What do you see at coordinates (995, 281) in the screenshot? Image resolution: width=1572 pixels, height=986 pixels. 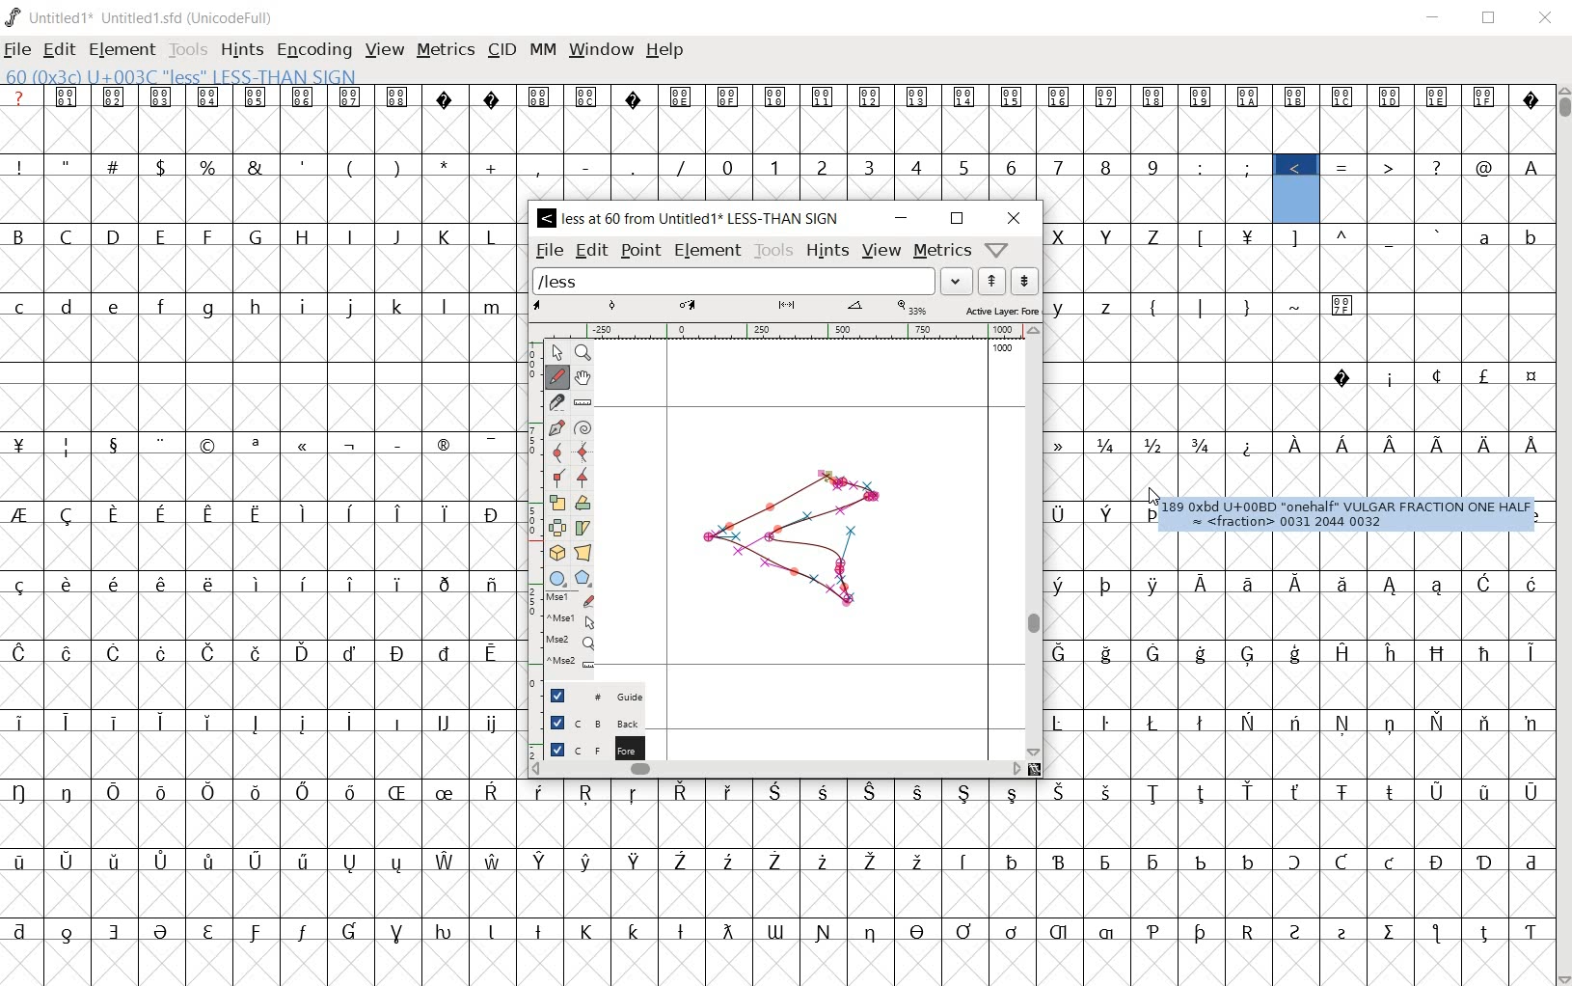 I see `show the next word on the list` at bounding box center [995, 281].